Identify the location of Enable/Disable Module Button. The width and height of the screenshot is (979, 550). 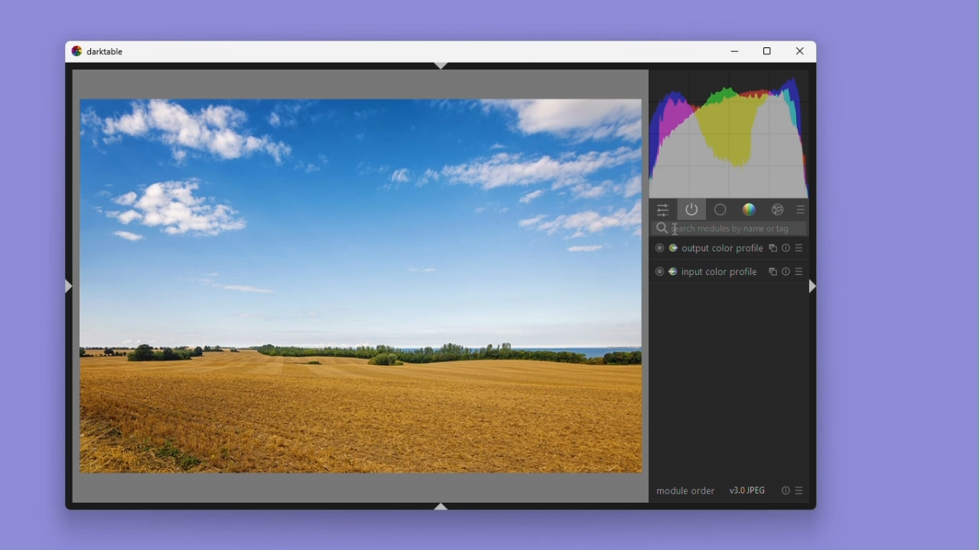
(659, 248).